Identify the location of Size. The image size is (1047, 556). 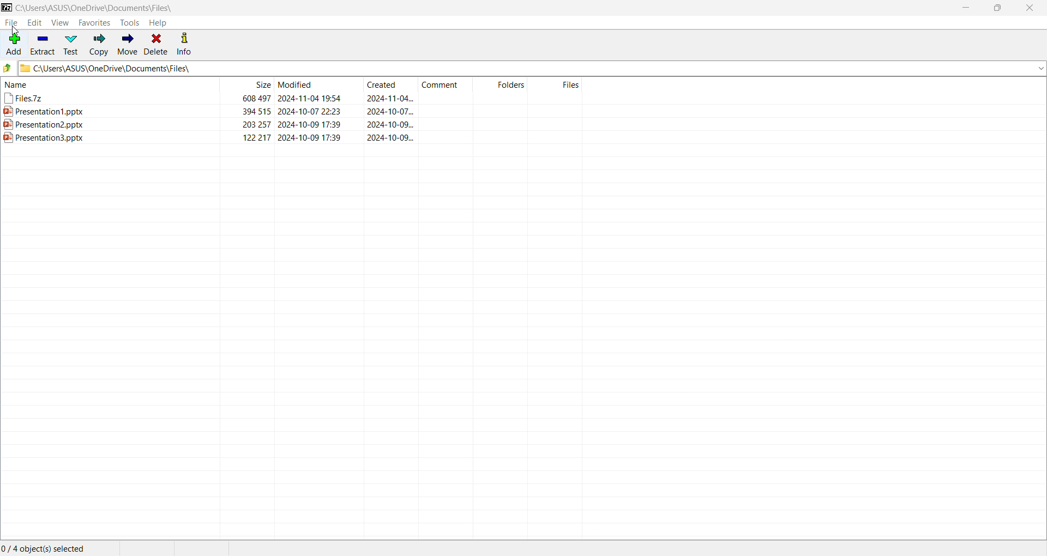
(255, 84).